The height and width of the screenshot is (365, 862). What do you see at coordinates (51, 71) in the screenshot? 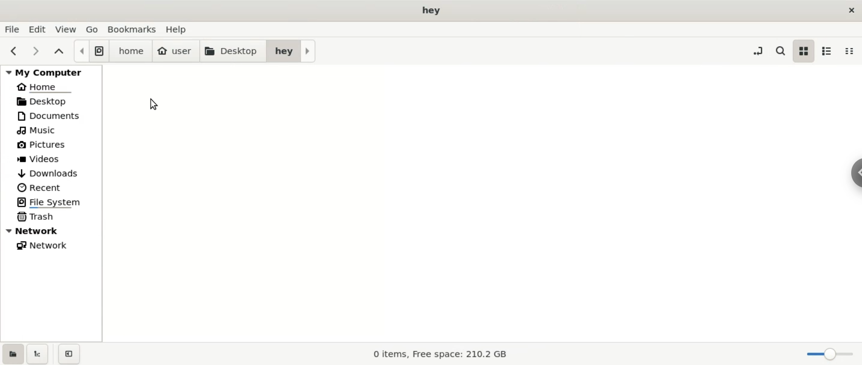
I see `my computer` at bounding box center [51, 71].